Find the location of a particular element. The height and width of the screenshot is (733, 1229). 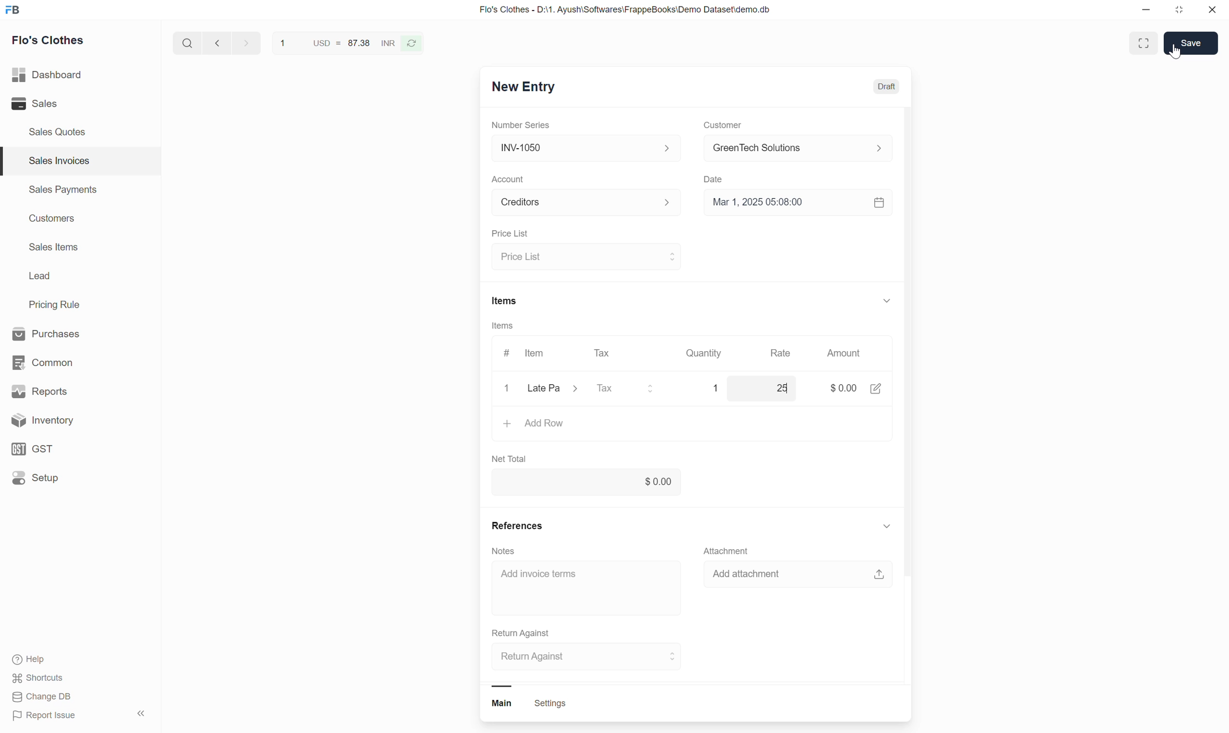

show or hide references  is located at coordinates (888, 529).